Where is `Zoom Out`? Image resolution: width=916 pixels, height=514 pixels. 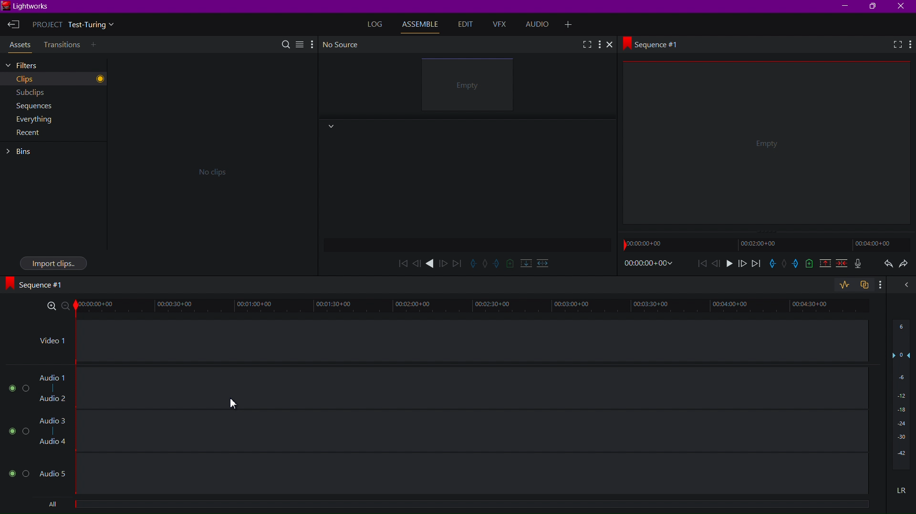 Zoom Out is located at coordinates (69, 307).